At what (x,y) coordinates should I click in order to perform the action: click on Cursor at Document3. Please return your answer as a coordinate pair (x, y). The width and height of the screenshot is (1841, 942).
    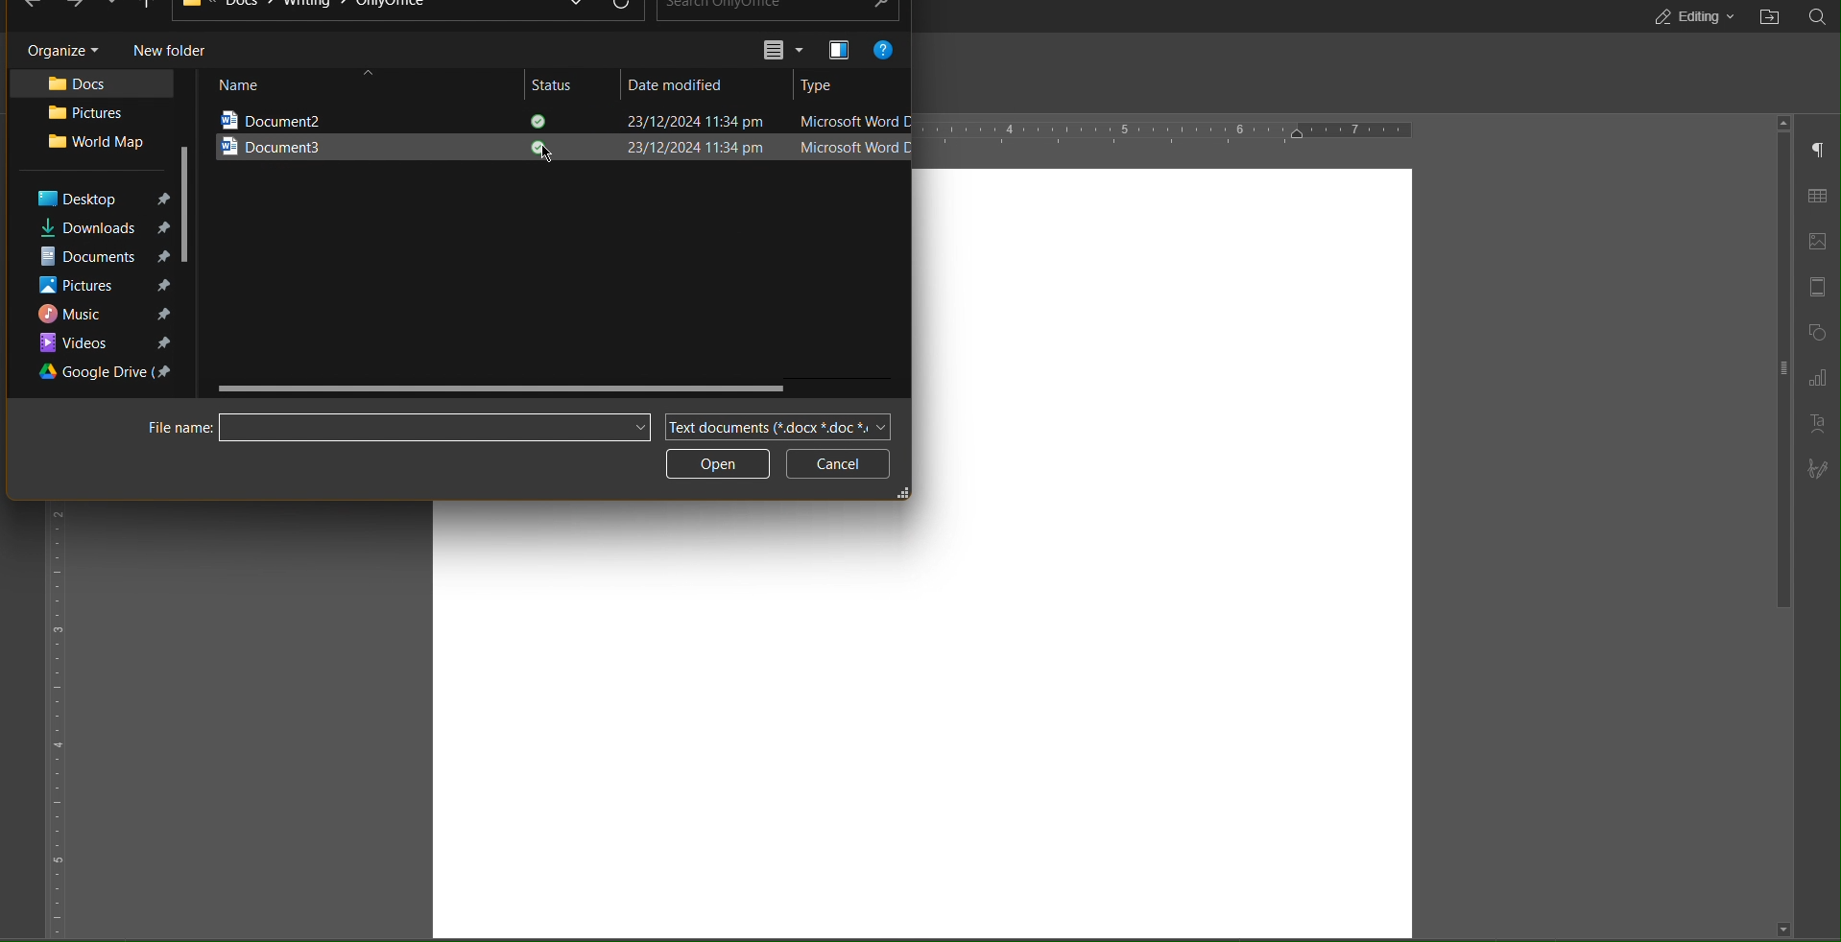
    Looking at the image, I should click on (548, 154).